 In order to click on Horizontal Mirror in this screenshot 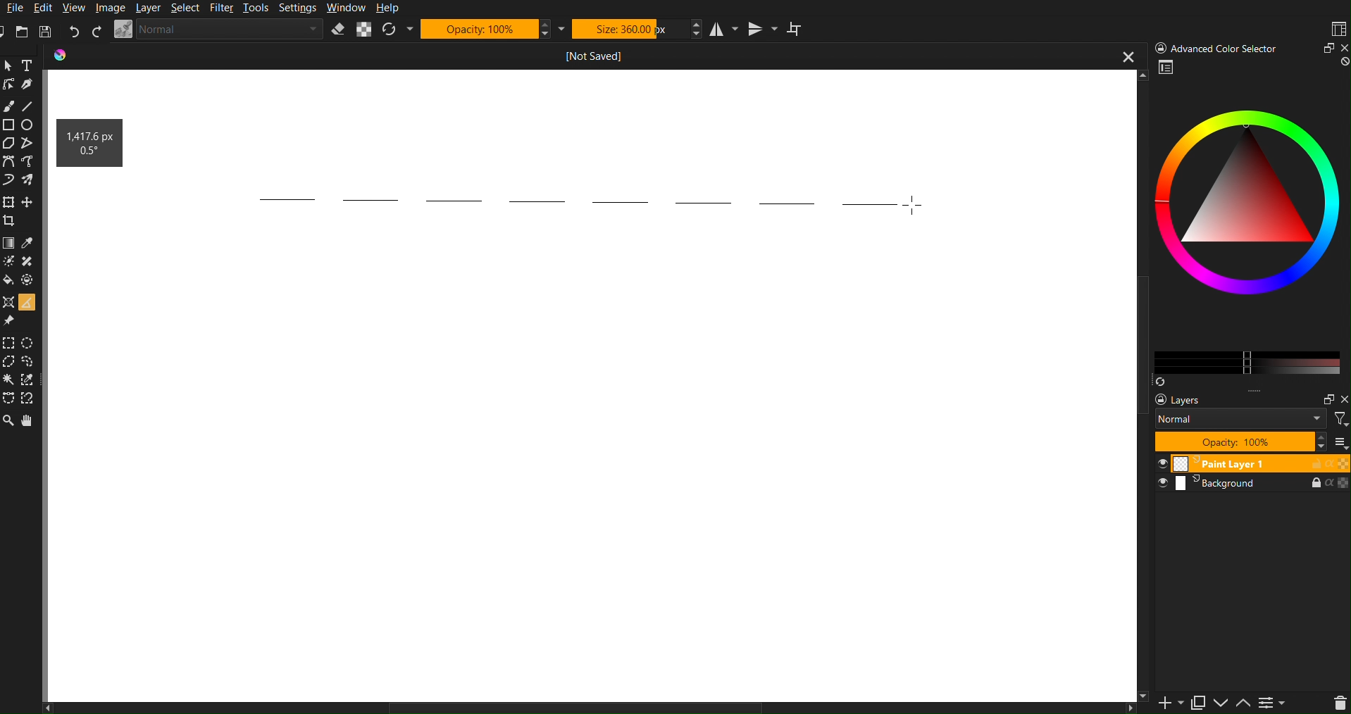, I will do `click(720, 28)`.